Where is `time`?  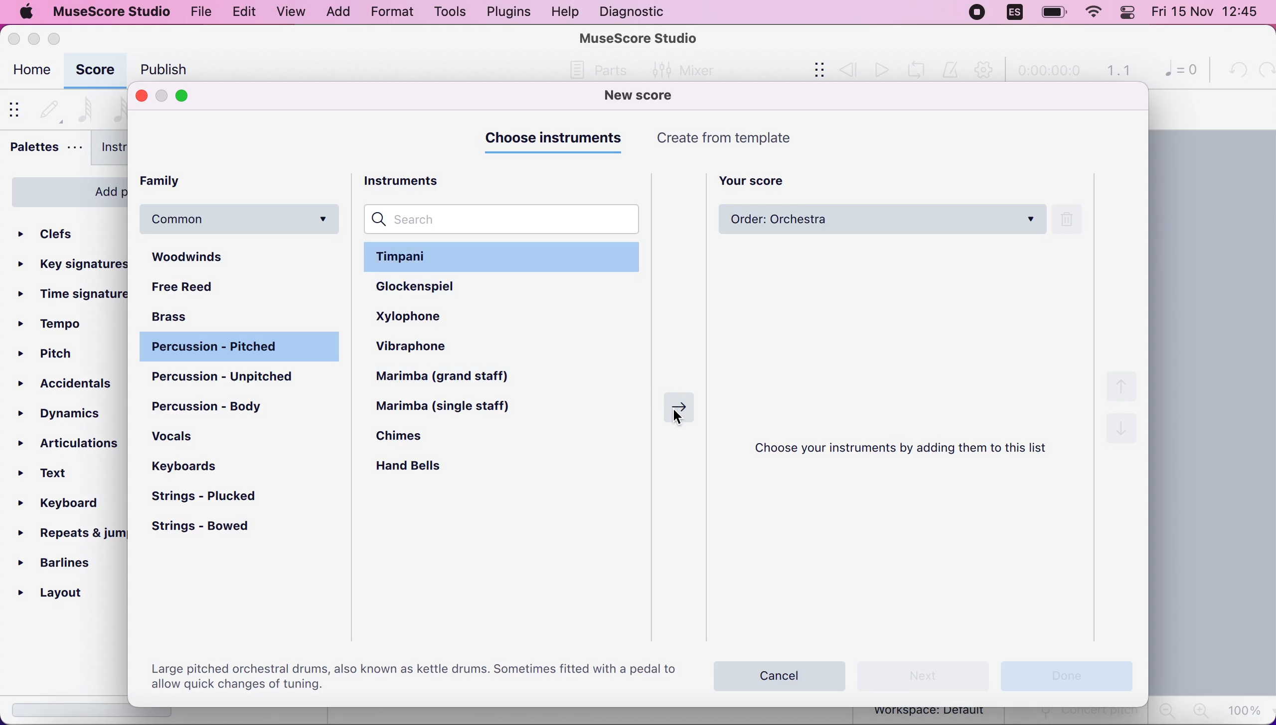
time is located at coordinates (1048, 72).